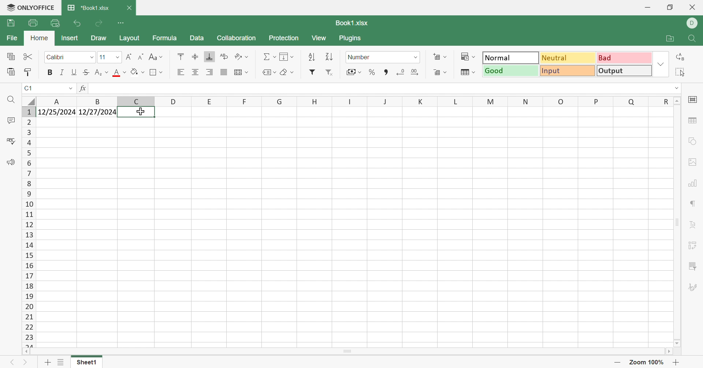 This screenshot has width=703, height=368. Describe the element at coordinates (691, 247) in the screenshot. I see `Pivot table settings` at that location.